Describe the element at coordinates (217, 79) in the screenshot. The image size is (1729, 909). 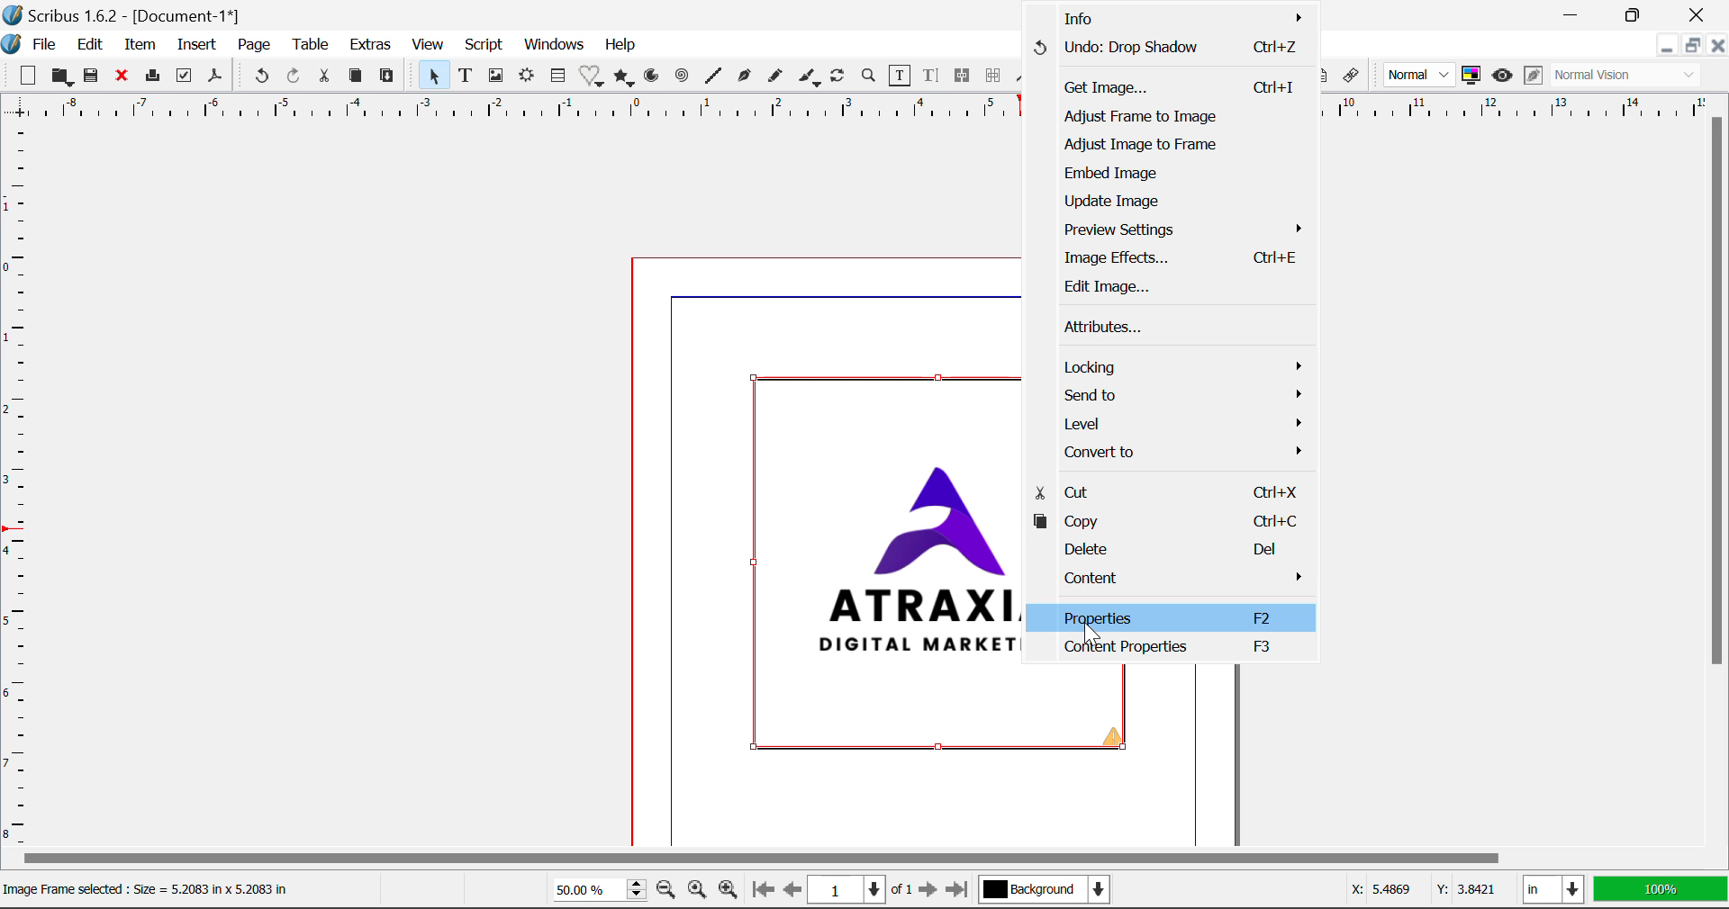
I see `Save as Pdf` at that location.